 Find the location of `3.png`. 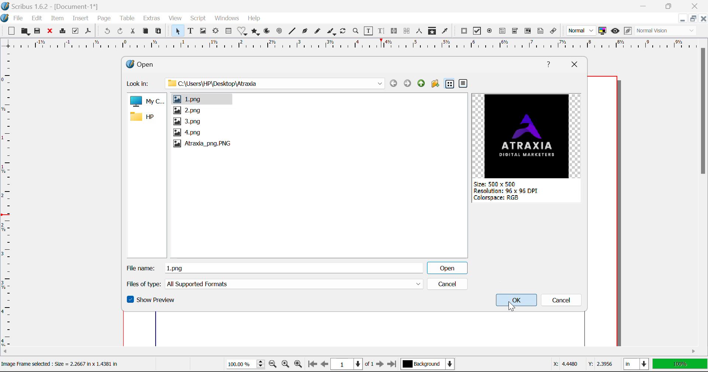

3.png is located at coordinates (188, 121).